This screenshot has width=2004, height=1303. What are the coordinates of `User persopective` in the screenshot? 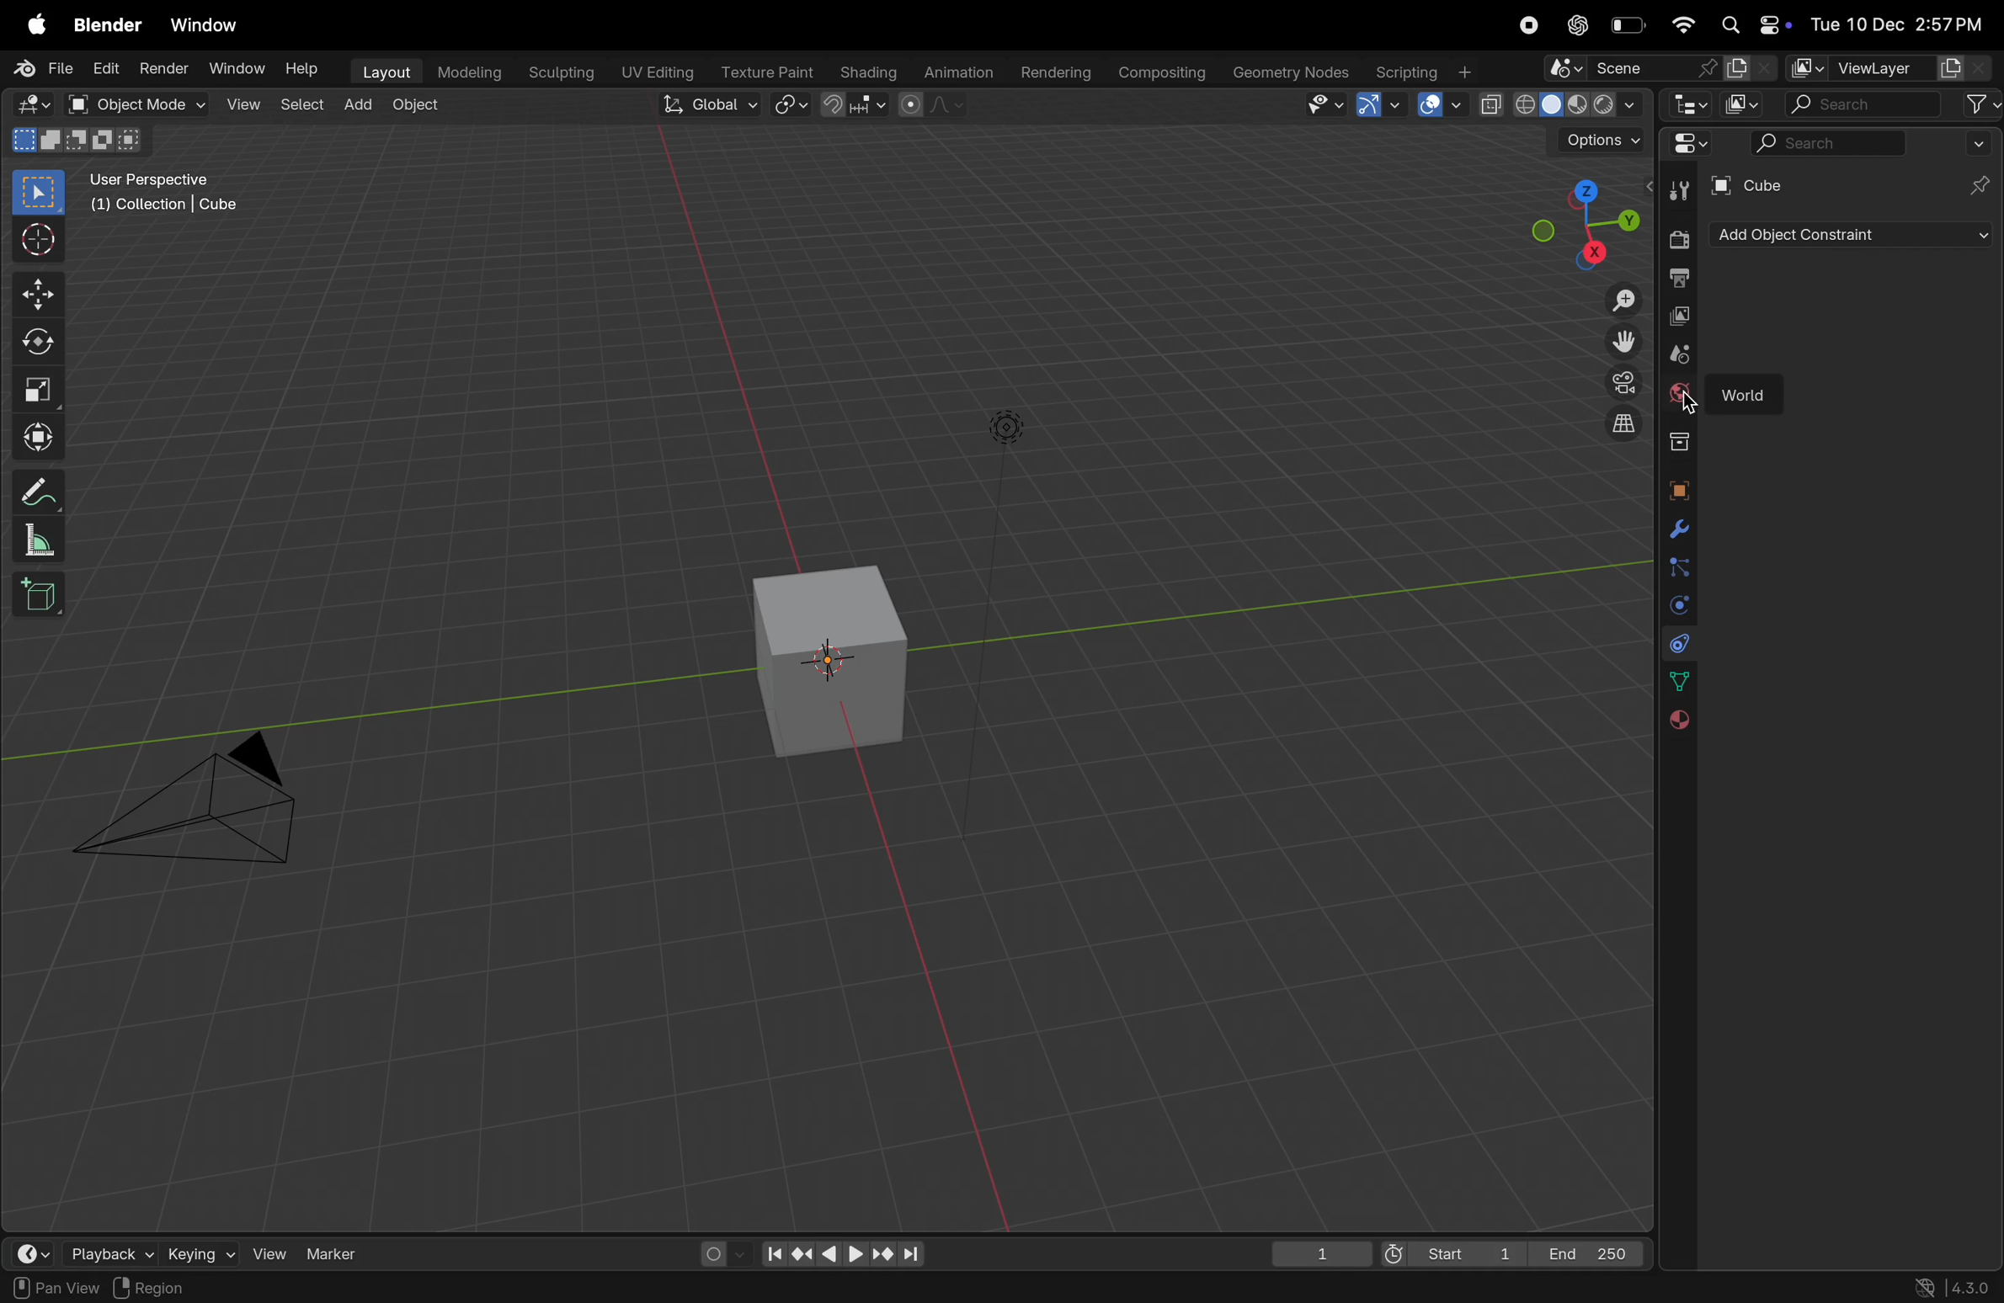 It's located at (168, 203).